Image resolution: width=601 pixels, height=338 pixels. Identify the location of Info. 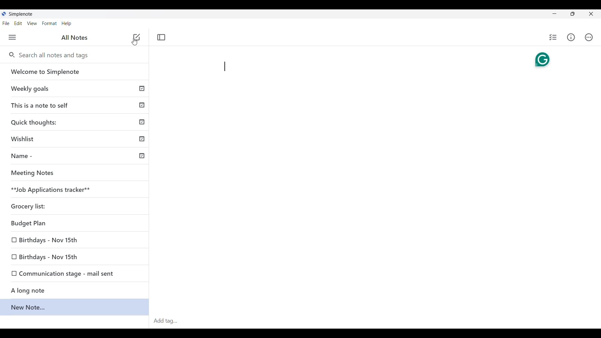
(571, 37).